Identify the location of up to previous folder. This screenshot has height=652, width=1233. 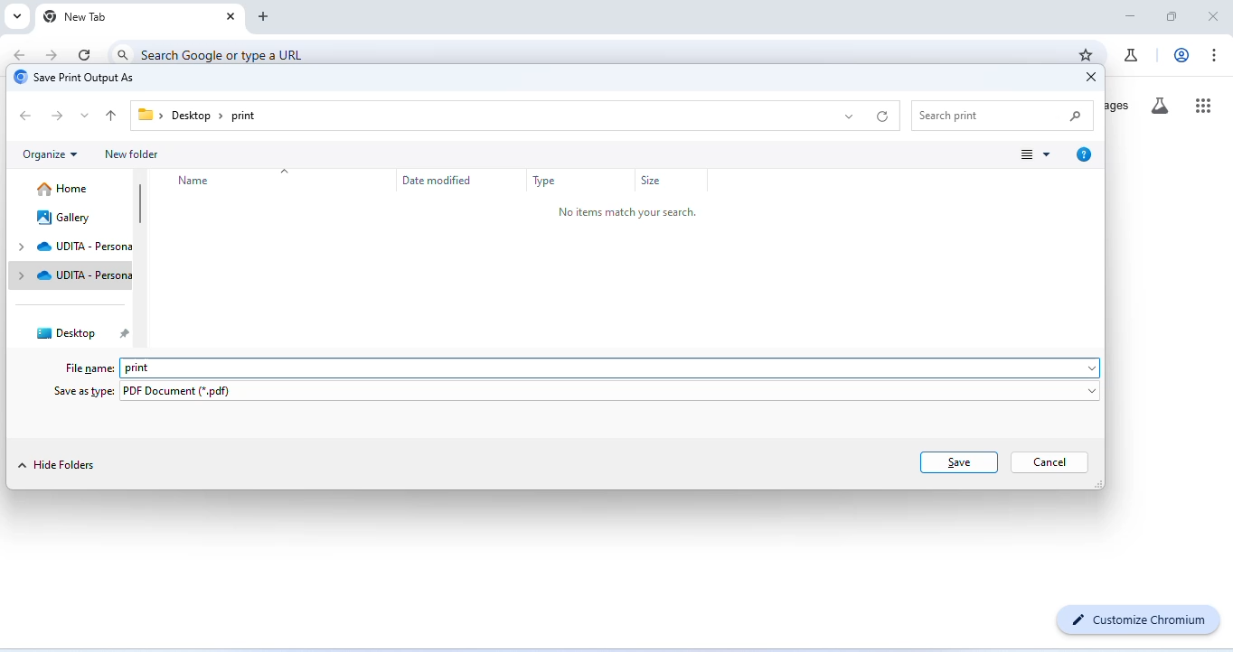
(113, 117).